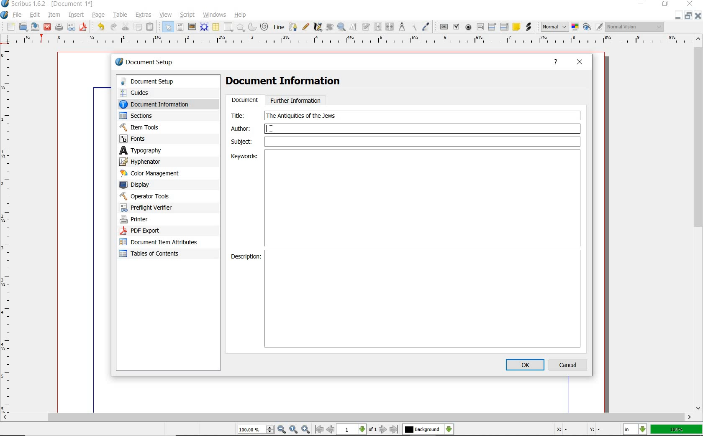 Image resolution: width=703 pixels, height=436 pixels. Describe the element at coordinates (443, 27) in the screenshot. I see `pdf push button` at that location.